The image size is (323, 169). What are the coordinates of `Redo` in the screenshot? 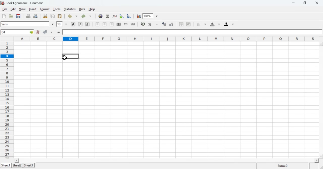 It's located at (87, 16).